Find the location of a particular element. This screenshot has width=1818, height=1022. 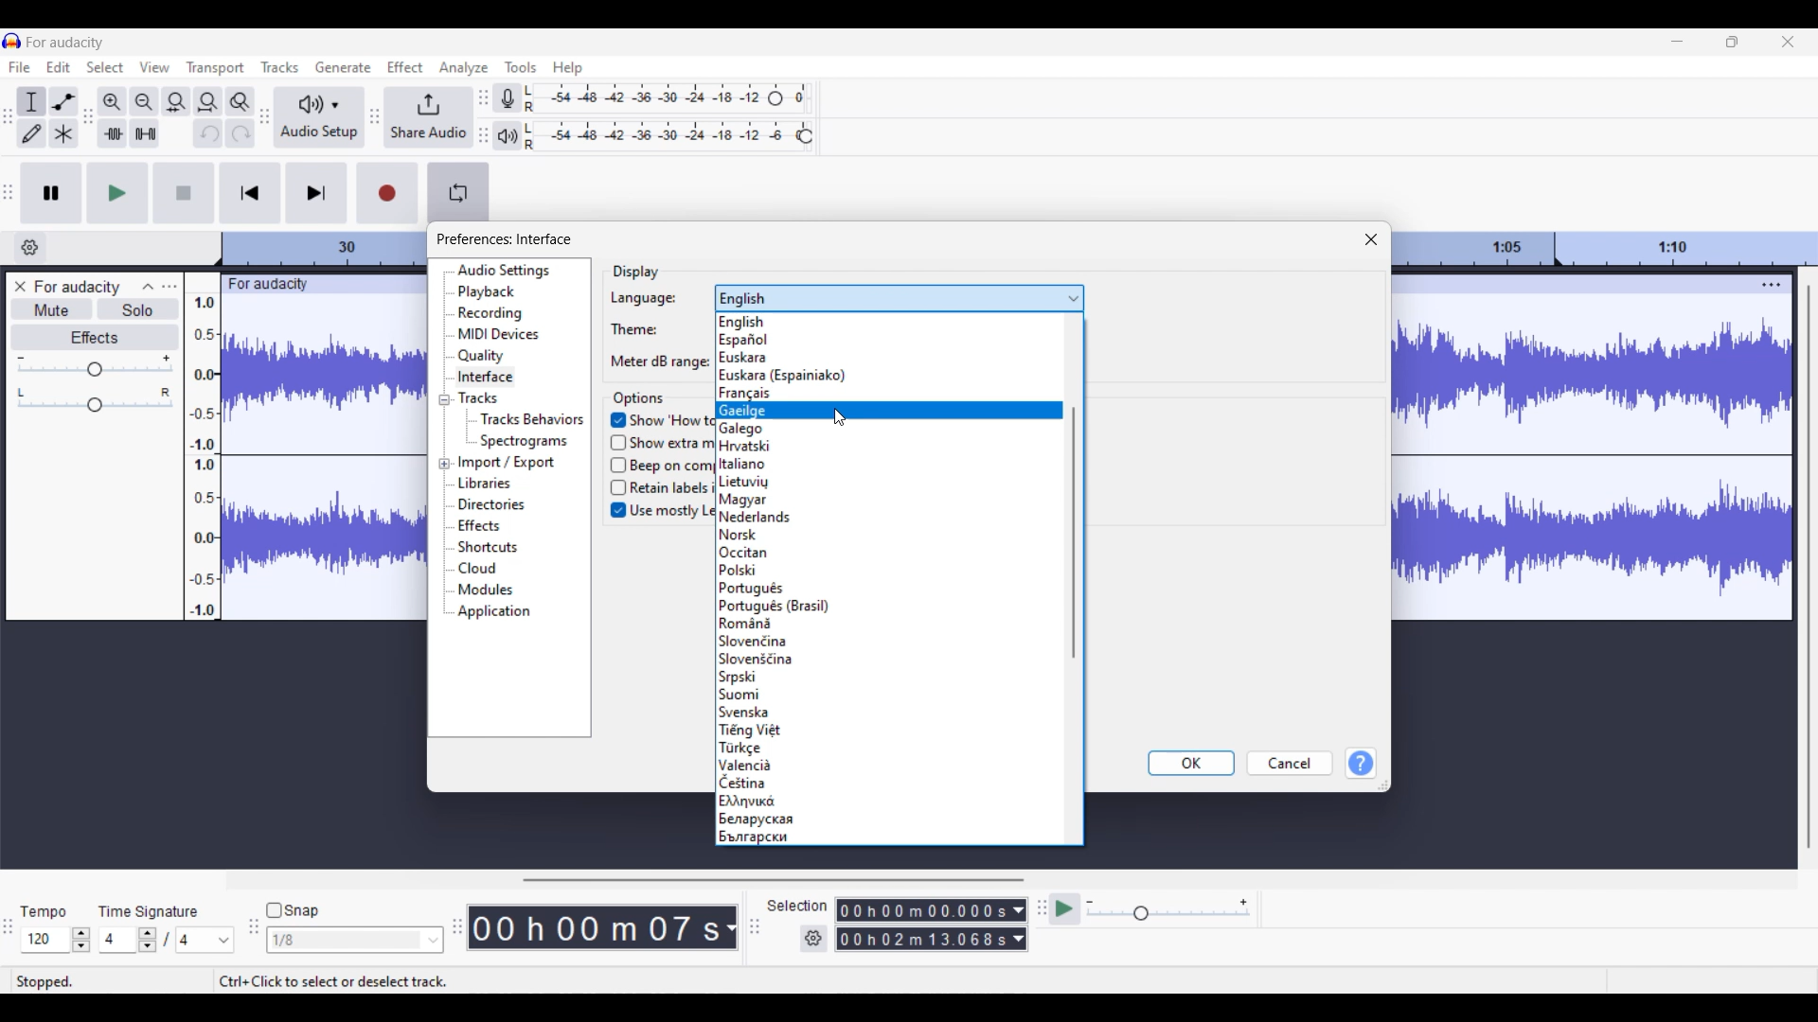

Silence audio selection is located at coordinates (146, 132).